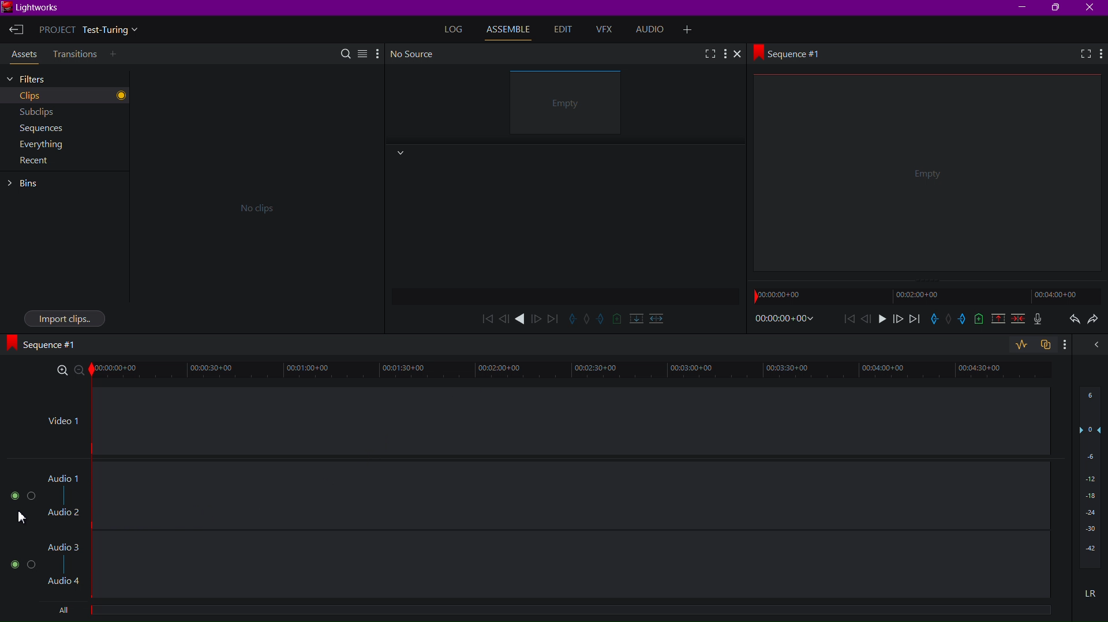 The height and width of the screenshot is (622, 1108). What do you see at coordinates (996, 320) in the screenshot?
I see `up` at bounding box center [996, 320].